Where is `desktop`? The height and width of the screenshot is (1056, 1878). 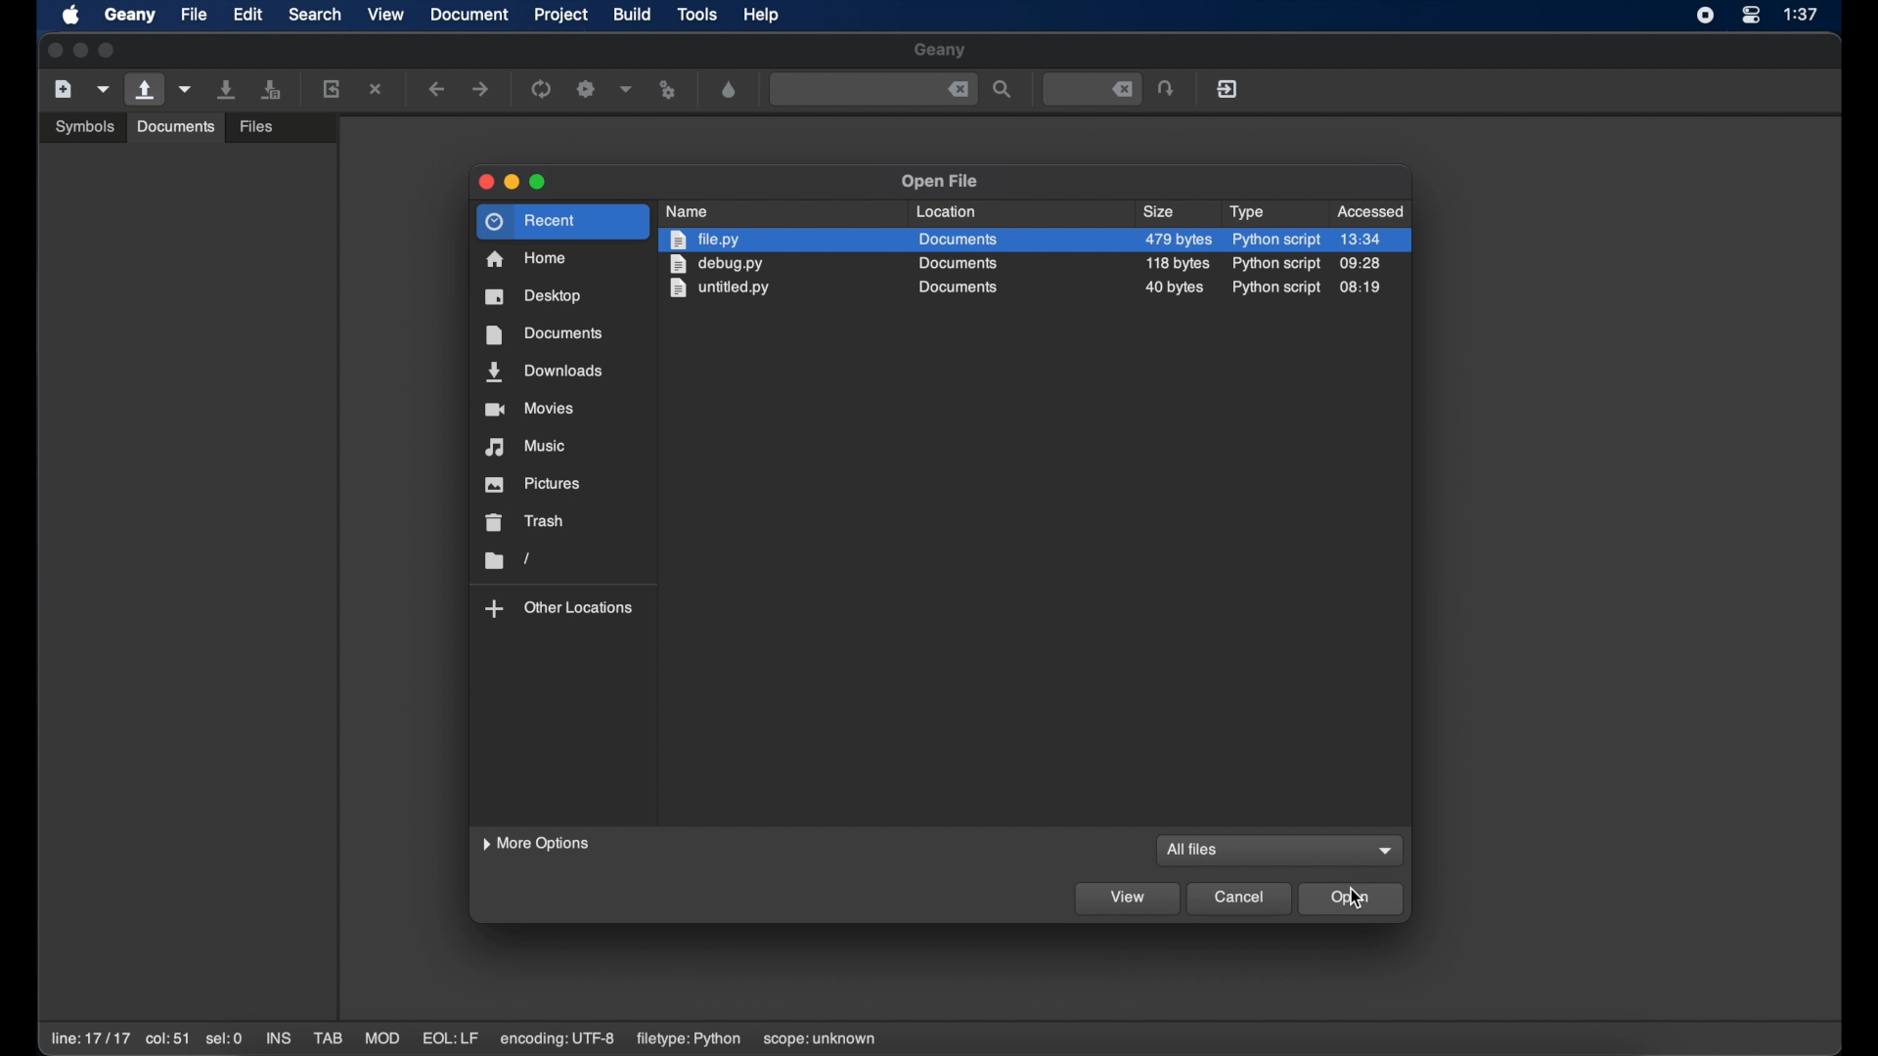 desktop is located at coordinates (534, 296).